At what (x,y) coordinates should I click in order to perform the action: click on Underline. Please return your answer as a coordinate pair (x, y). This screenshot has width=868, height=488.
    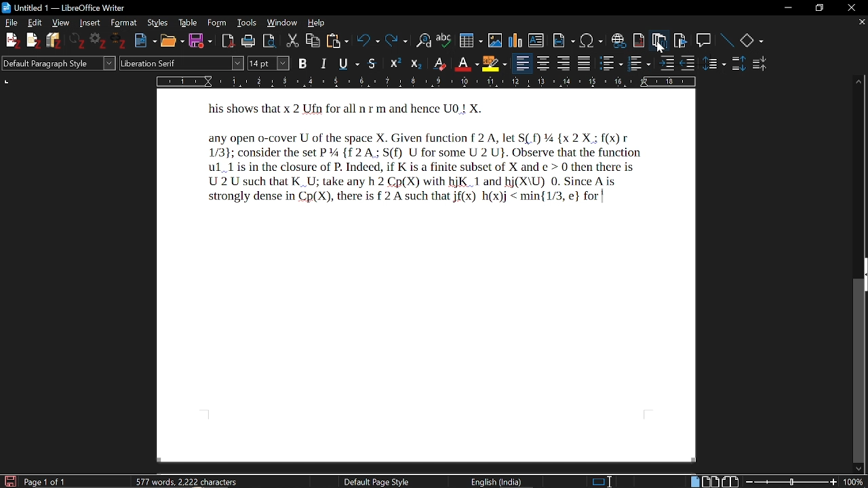
    Looking at the image, I should click on (351, 63).